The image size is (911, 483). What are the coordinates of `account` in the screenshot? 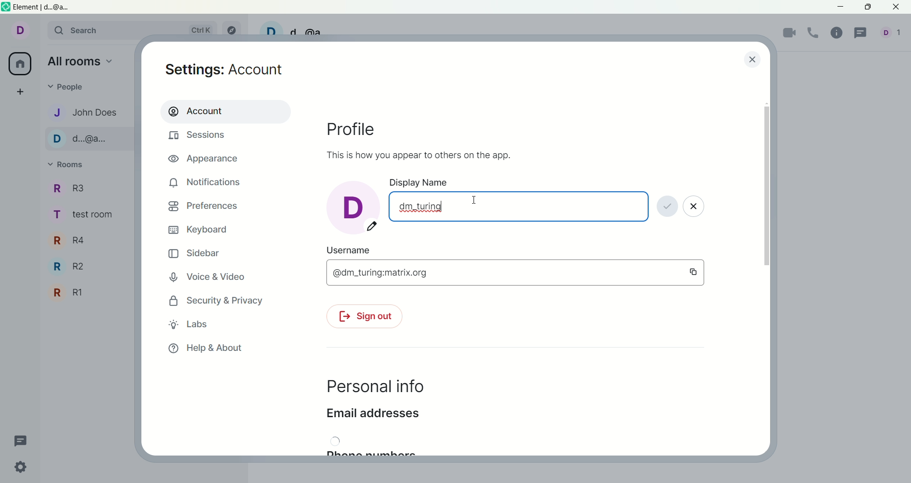 It's located at (224, 111).